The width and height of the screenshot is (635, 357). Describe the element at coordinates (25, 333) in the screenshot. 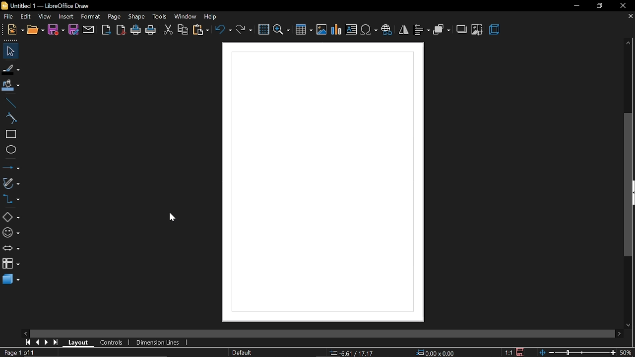

I see `move left` at that location.